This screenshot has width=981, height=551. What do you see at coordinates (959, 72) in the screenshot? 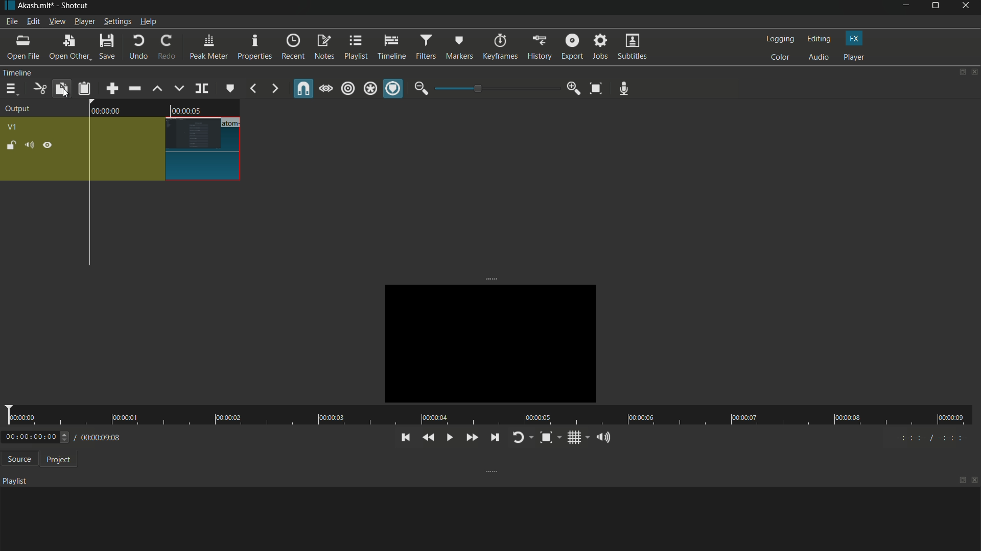
I see `change layout` at bounding box center [959, 72].